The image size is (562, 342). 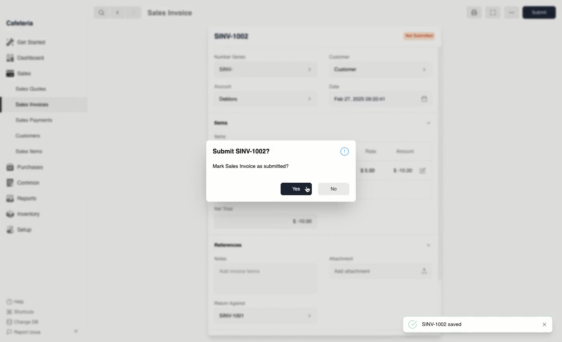 I want to click on Submit SINV-1002?, so click(x=244, y=151).